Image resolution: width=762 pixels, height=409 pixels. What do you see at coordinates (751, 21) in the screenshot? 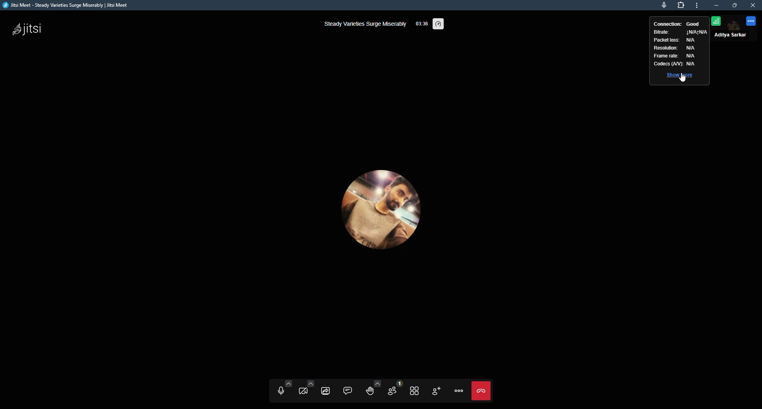
I see `more` at bounding box center [751, 21].